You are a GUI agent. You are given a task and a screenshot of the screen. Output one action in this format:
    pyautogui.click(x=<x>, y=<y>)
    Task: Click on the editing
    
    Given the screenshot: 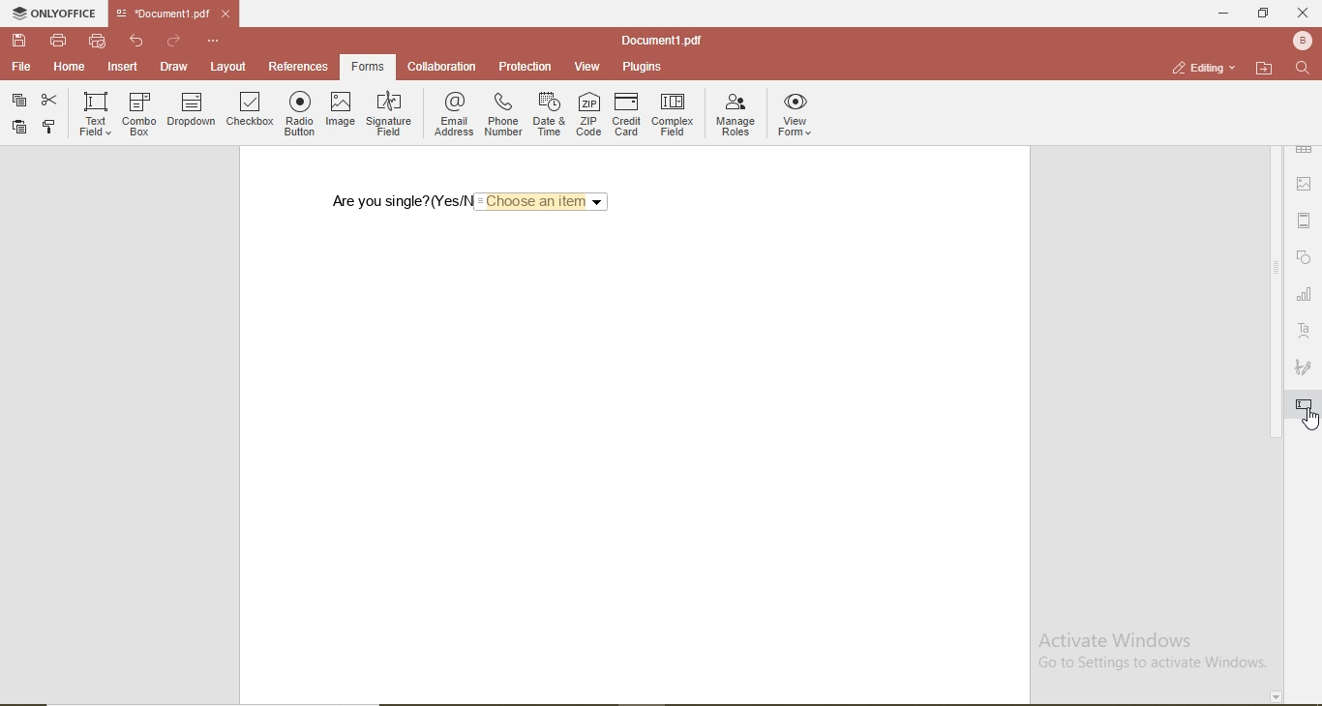 What is the action you would take?
    pyautogui.click(x=1206, y=66)
    